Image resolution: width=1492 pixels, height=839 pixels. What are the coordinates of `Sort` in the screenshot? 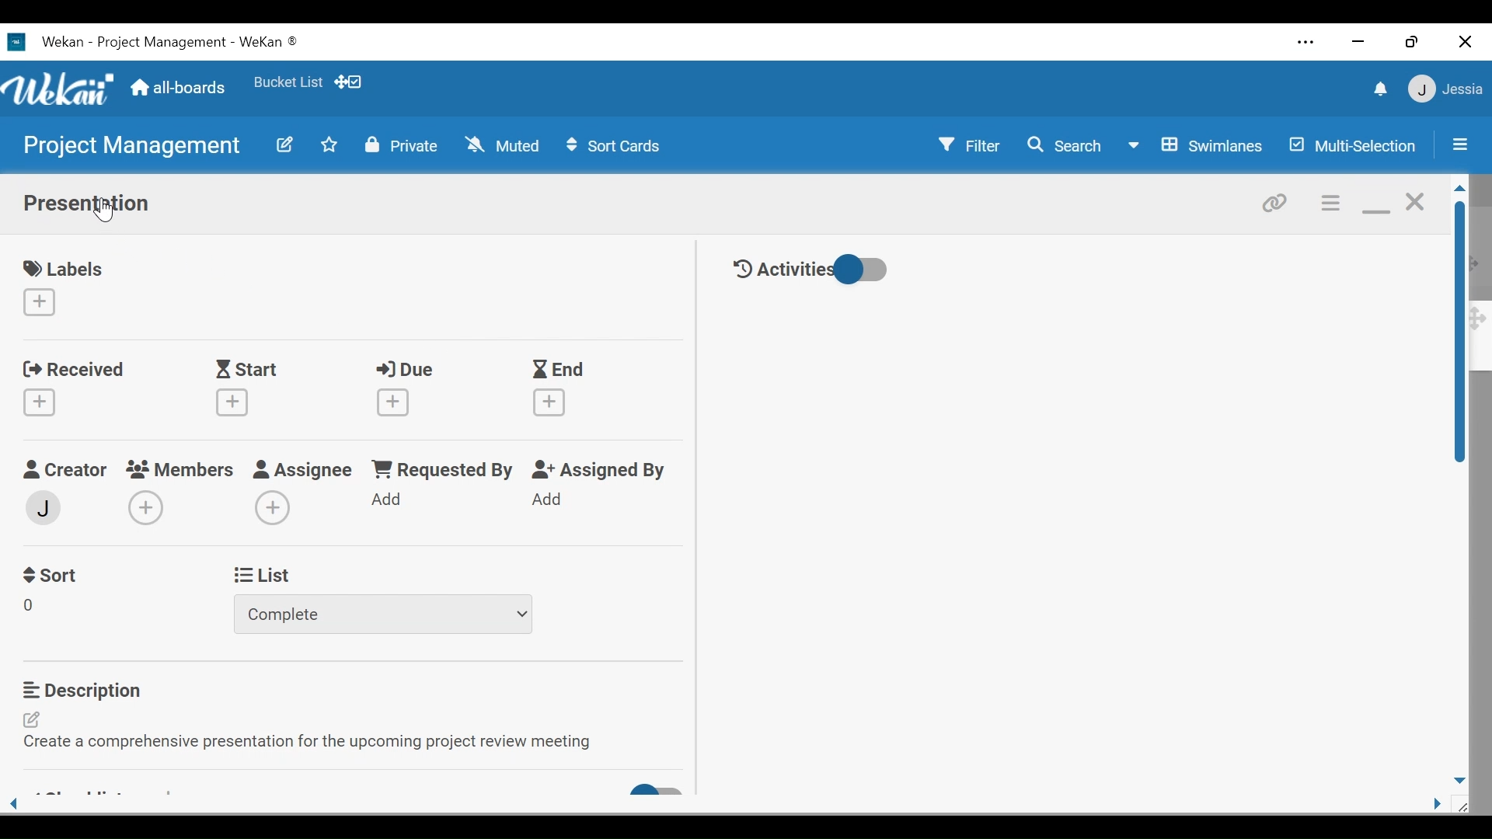 It's located at (52, 573).